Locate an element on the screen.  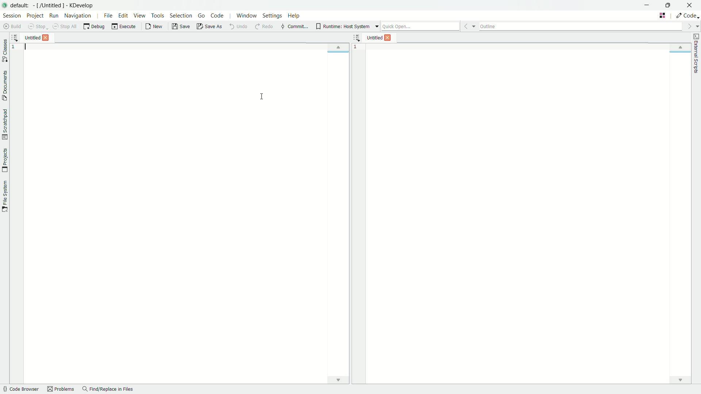
toggle classes is located at coordinates (5, 51).